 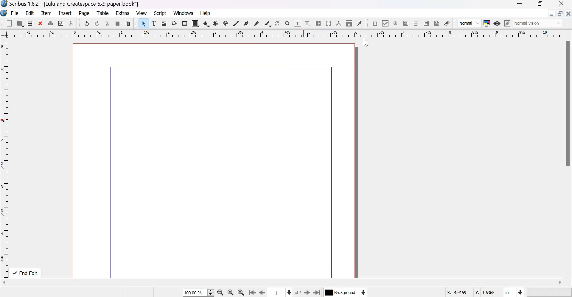 I want to click on Go to the previous page, so click(x=261, y=292).